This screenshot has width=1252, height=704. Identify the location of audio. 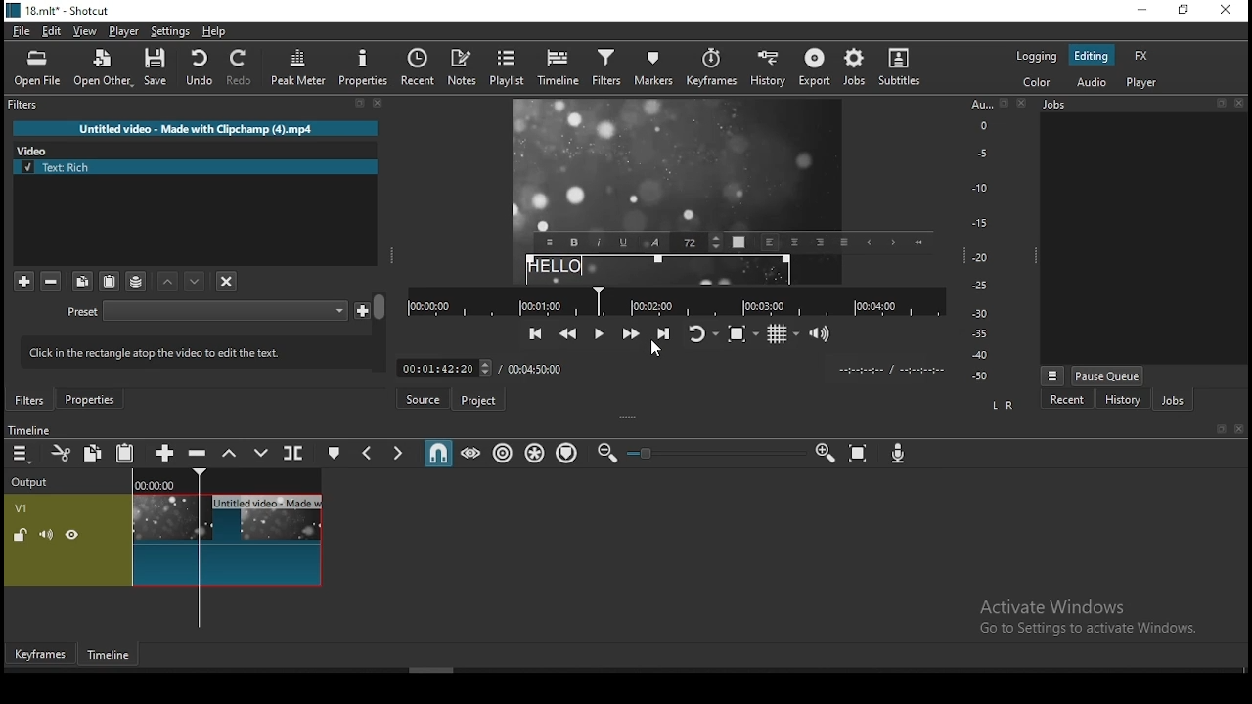
(1091, 83).